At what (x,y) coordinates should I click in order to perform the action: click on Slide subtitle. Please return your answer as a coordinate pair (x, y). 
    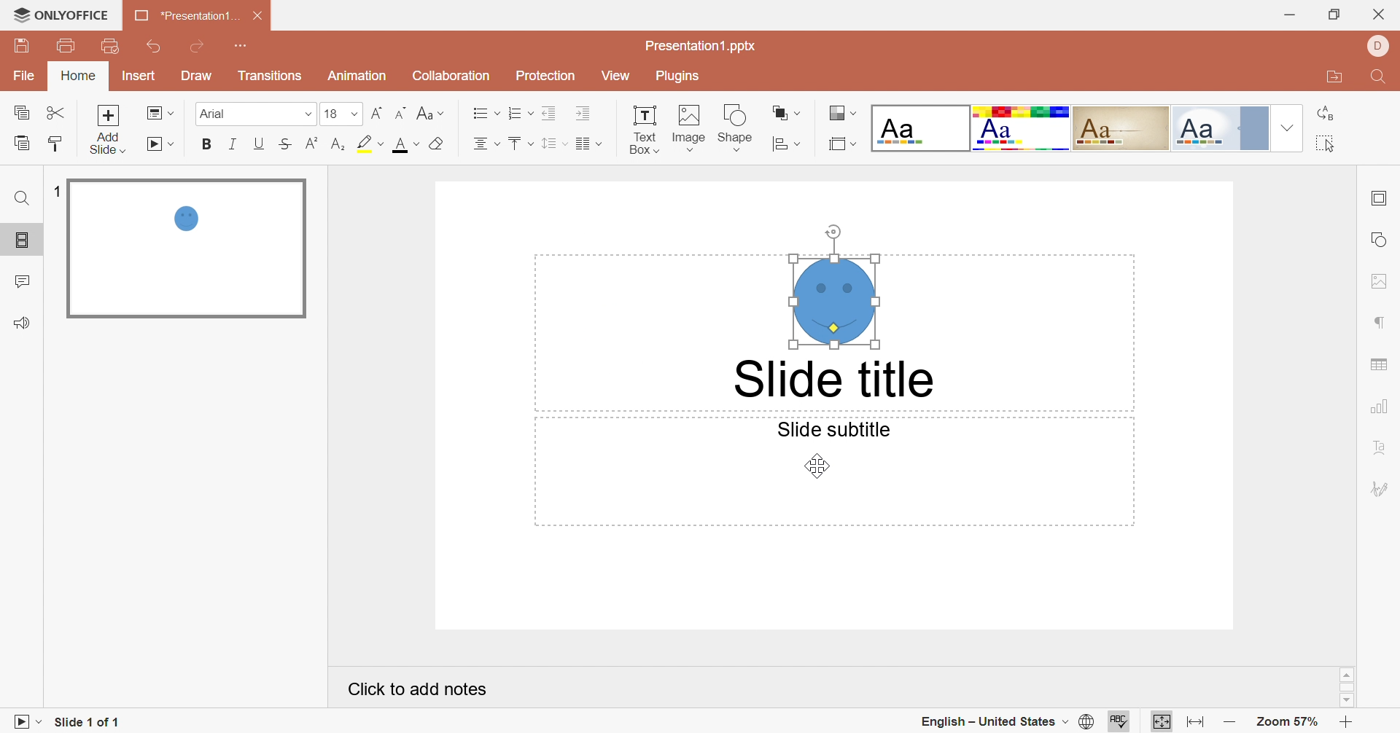
    Looking at the image, I should click on (833, 430).